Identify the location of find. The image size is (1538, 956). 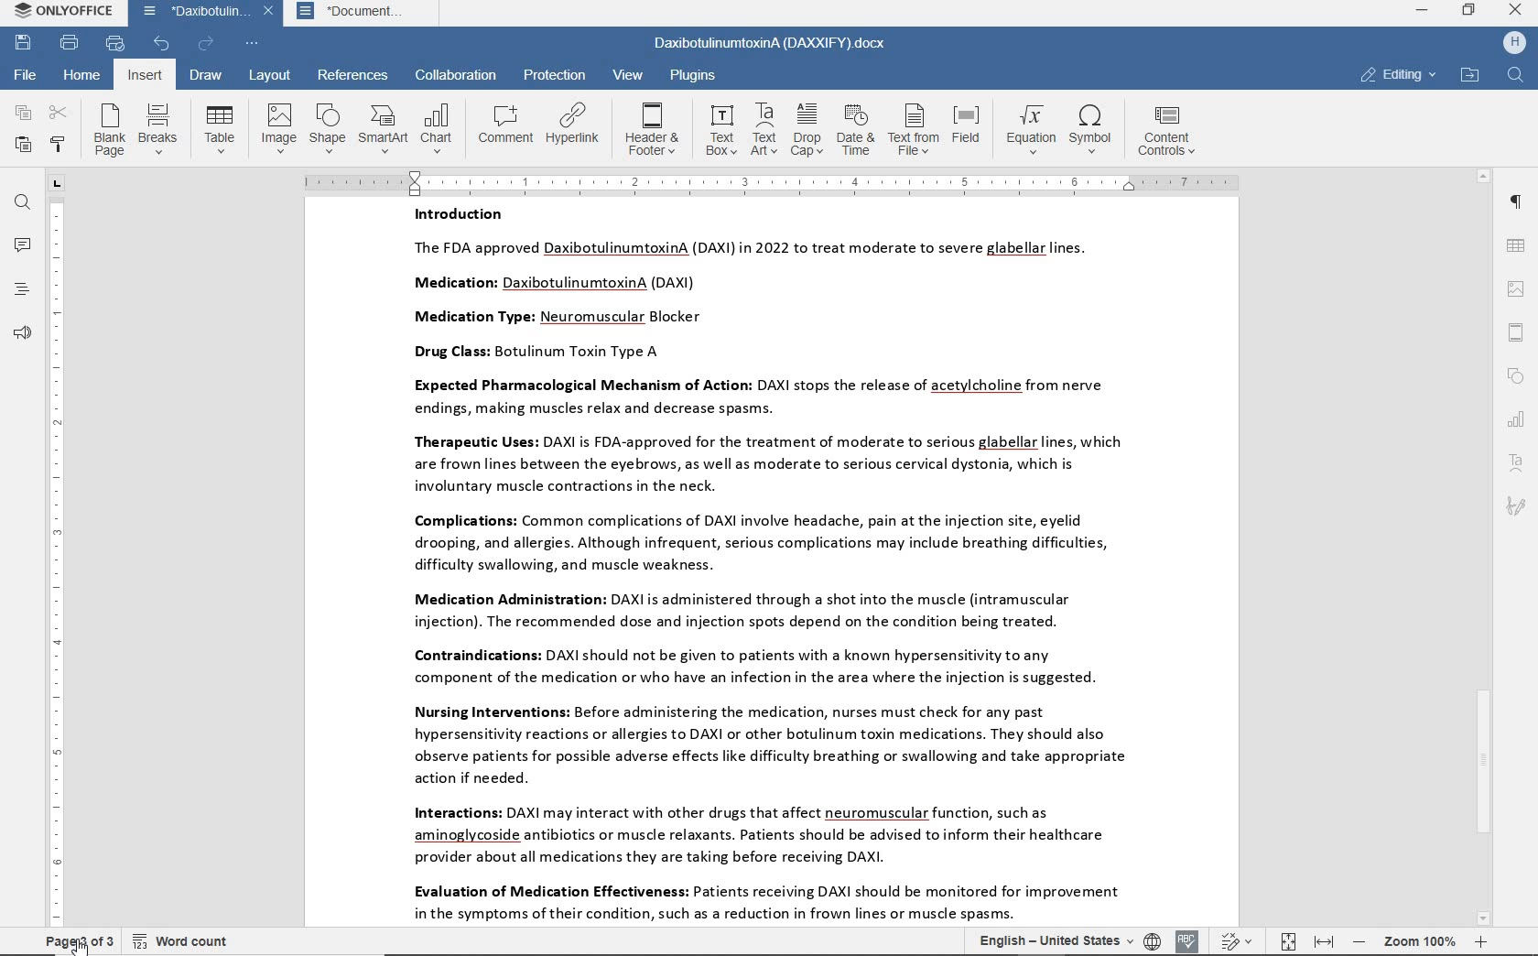
(1517, 76).